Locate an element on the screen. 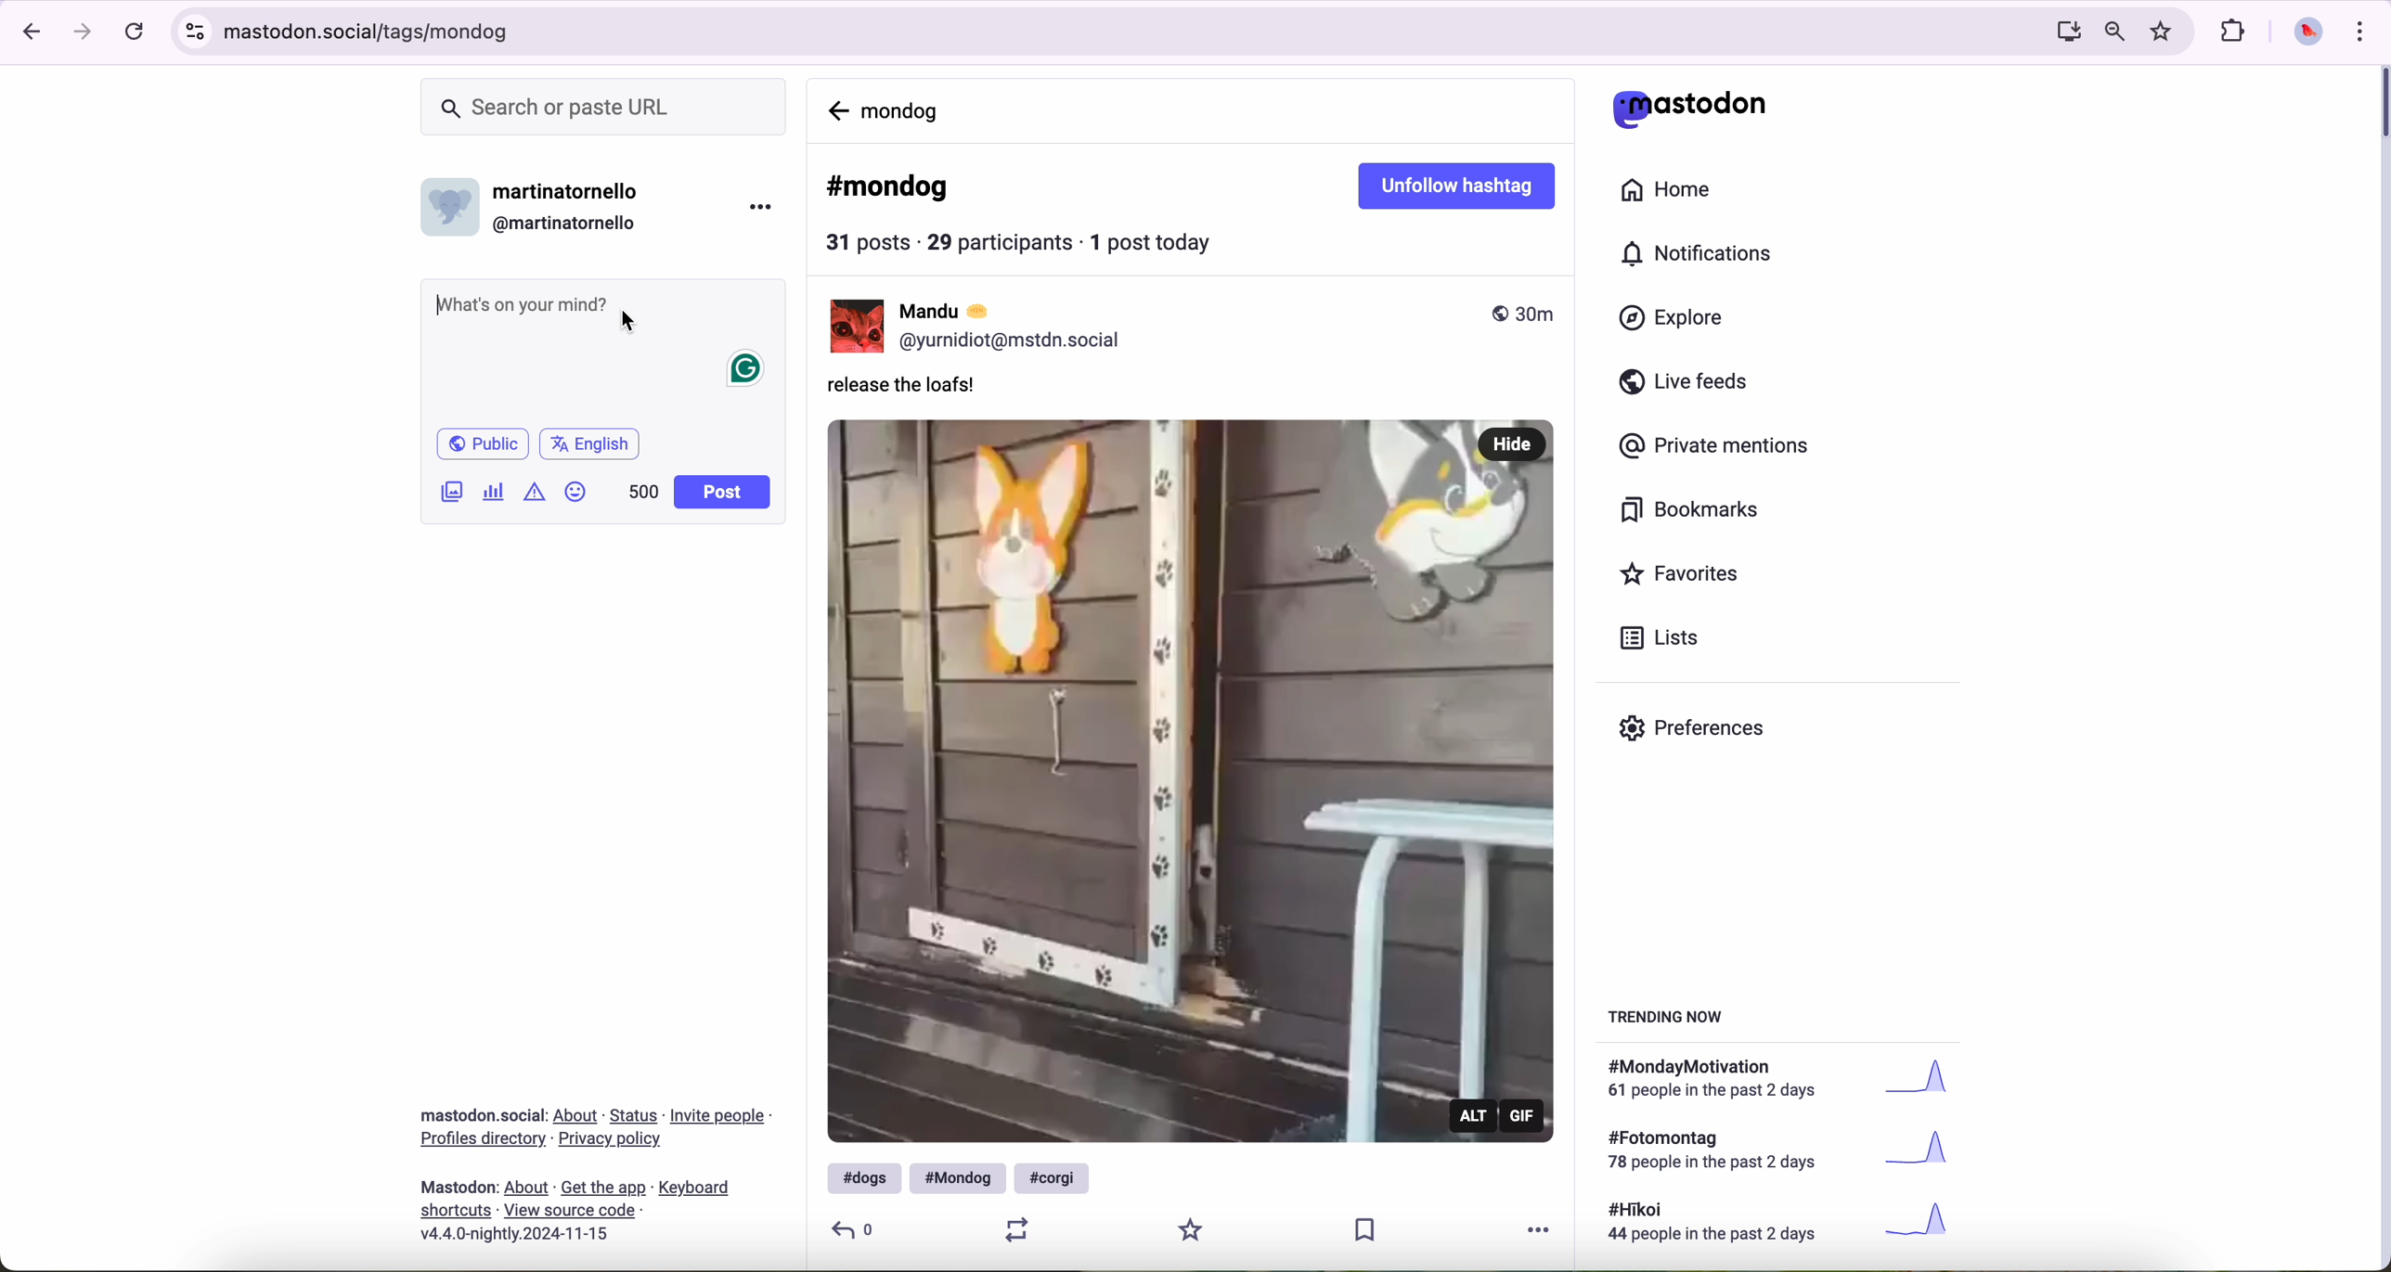 This screenshot has width=2391, height=1272. 500 is located at coordinates (642, 492).